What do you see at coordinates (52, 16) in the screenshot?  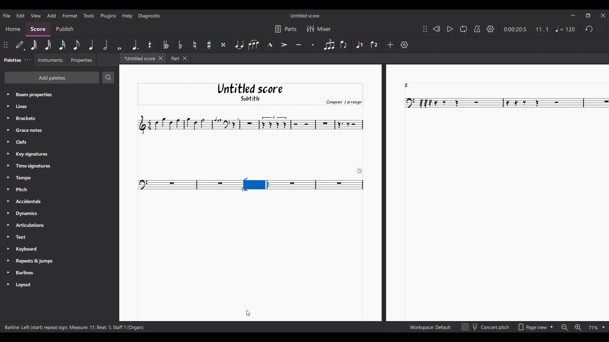 I see `Add menu` at bounding box center [52, 16].